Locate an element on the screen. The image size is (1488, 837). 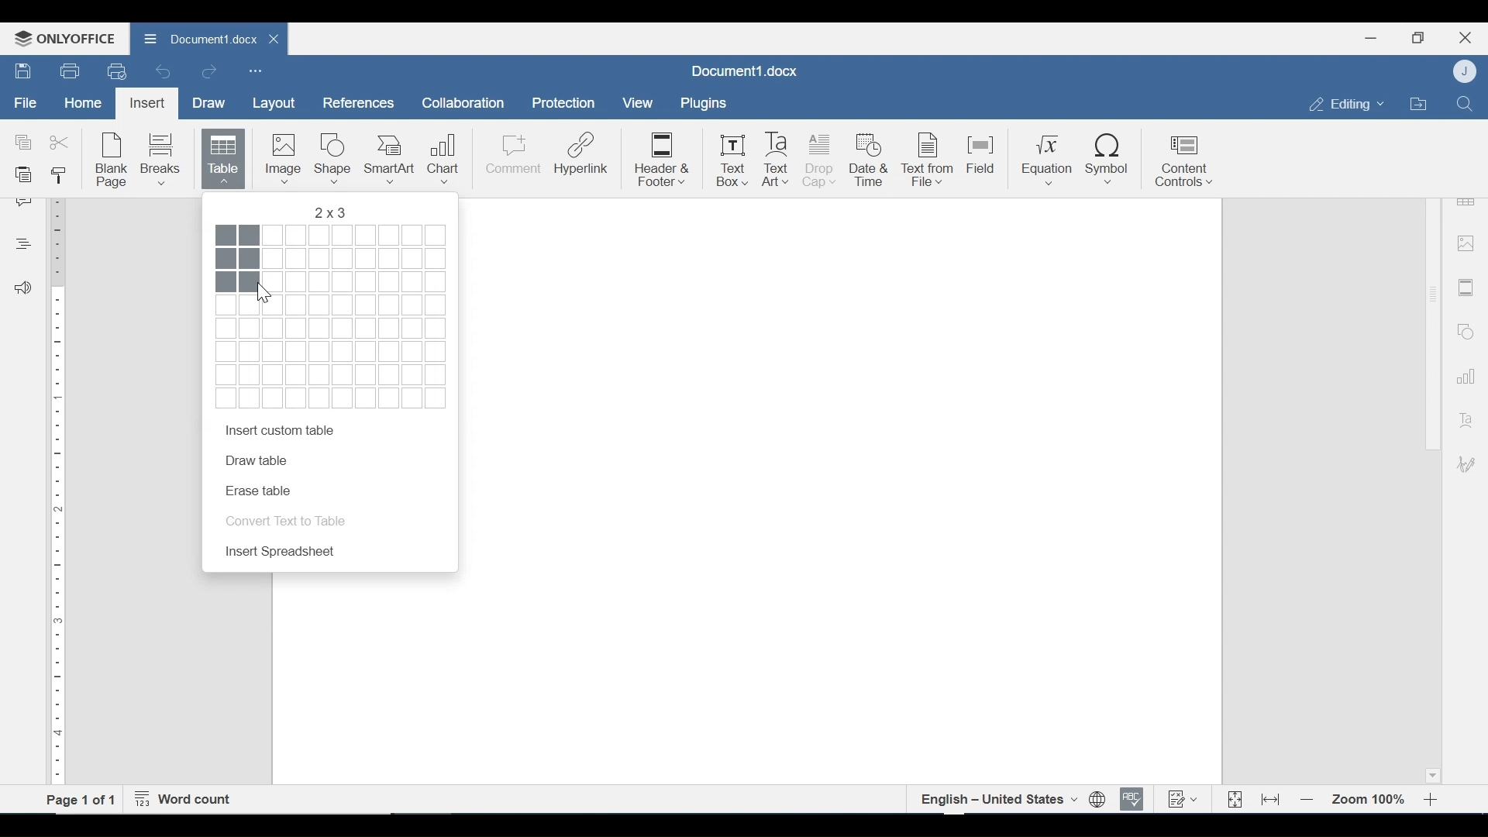
Close is located at coordinates (1466, 36).